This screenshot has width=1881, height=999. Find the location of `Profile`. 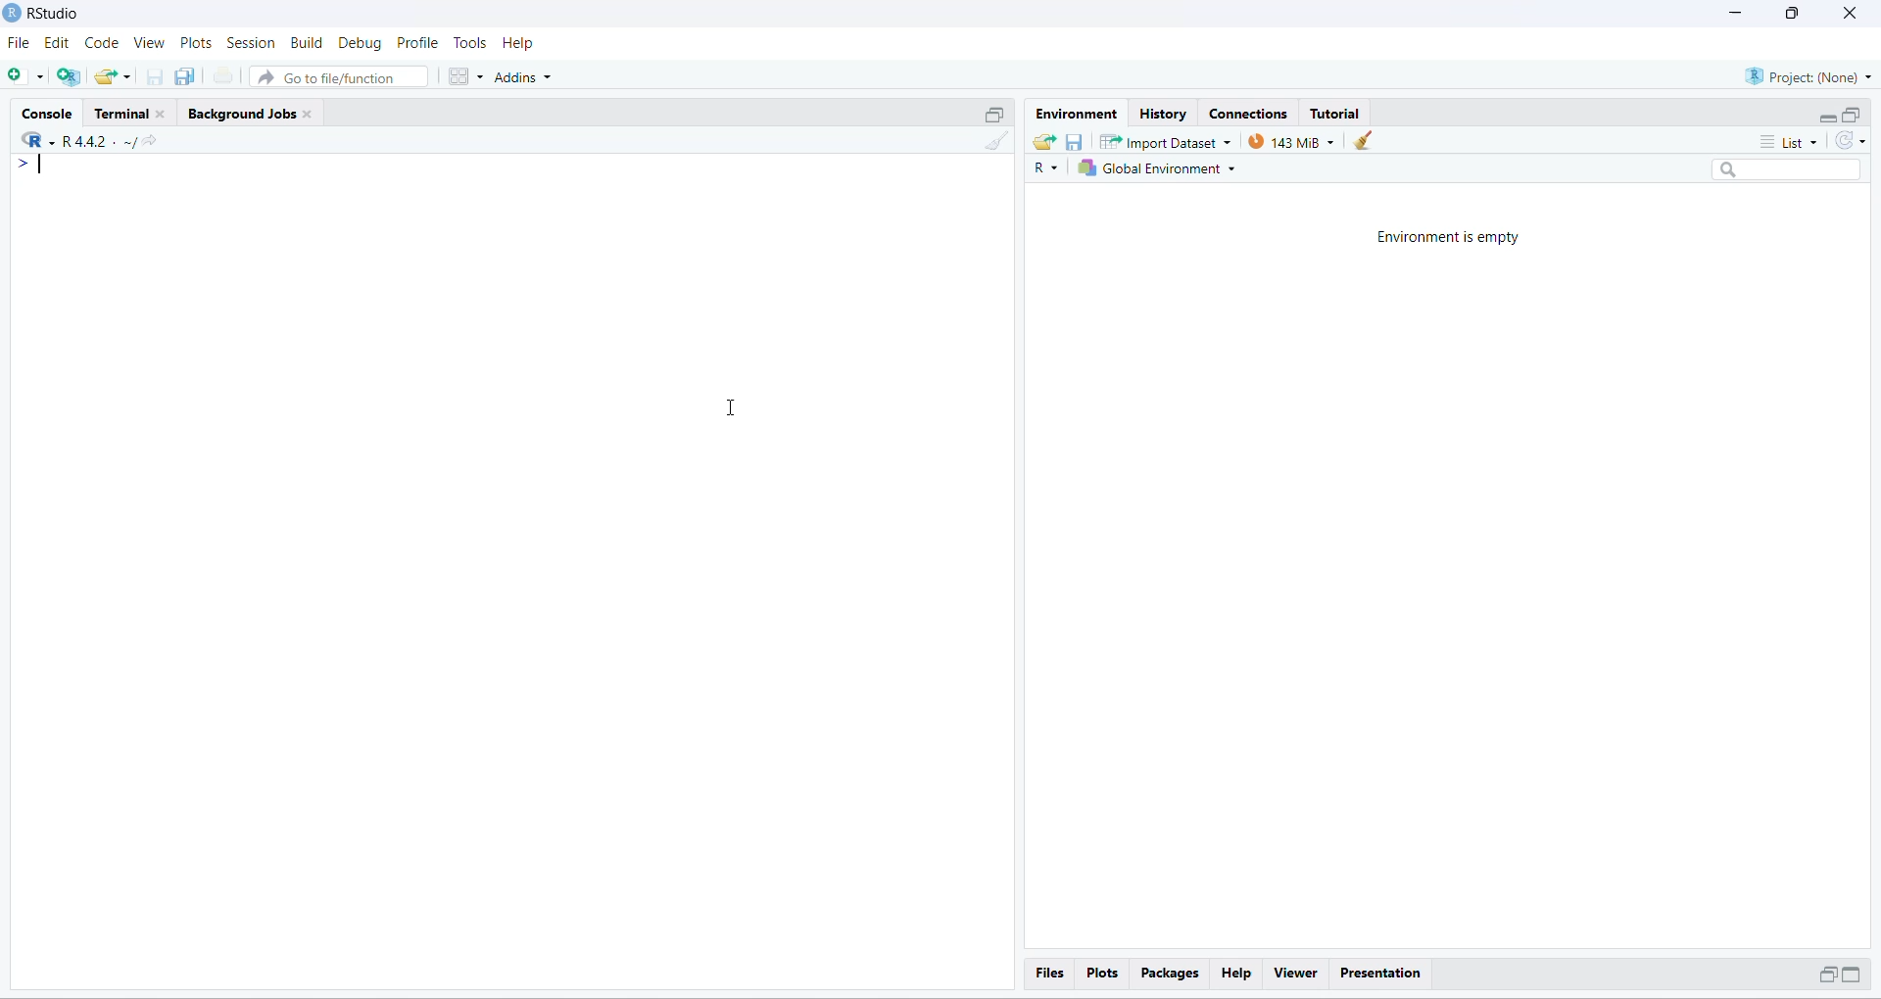

Profile is located at coordinates (416, 42).